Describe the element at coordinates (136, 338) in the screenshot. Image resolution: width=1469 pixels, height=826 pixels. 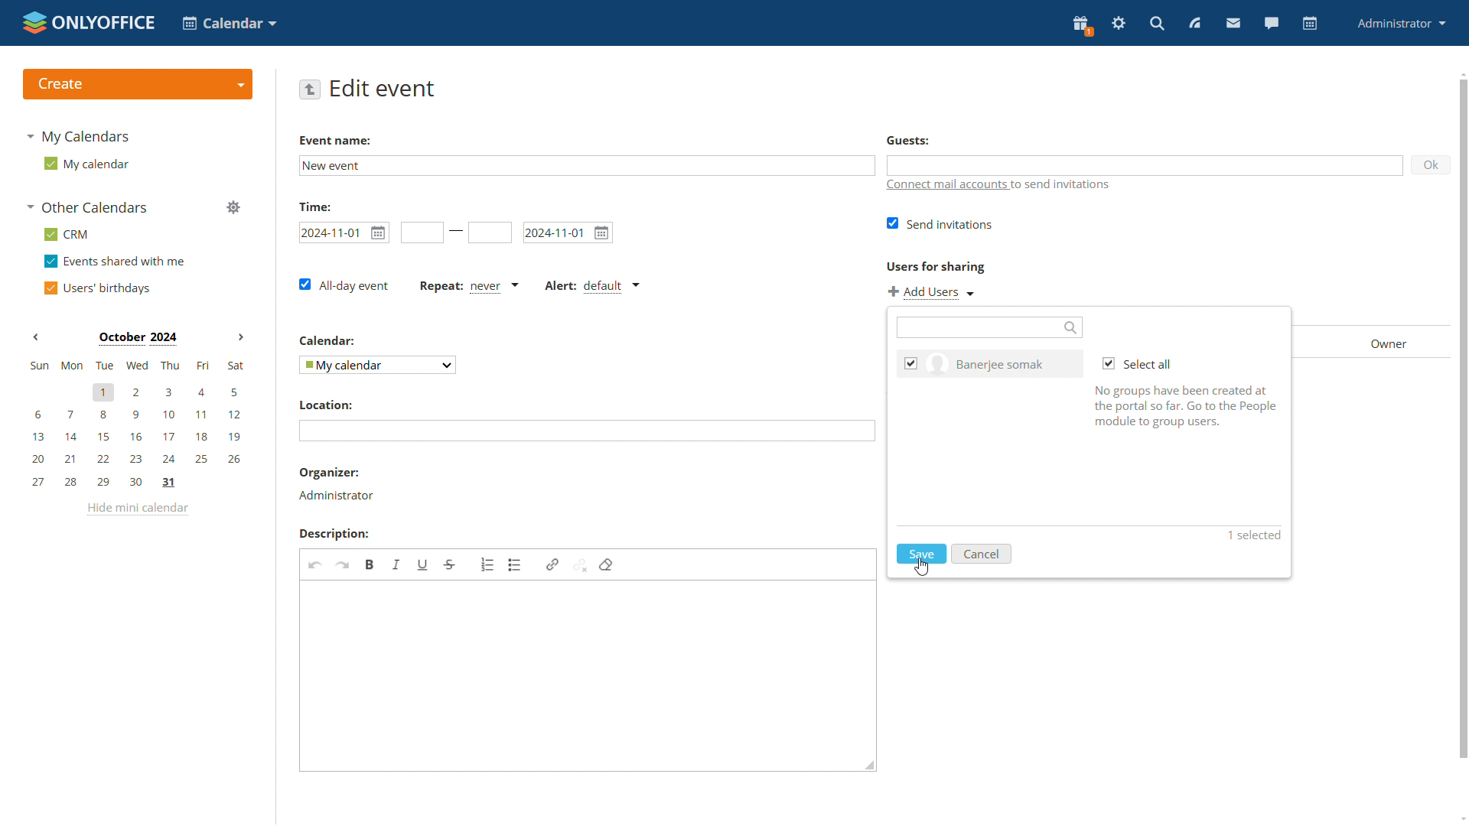
I see `Month on display` at that location.